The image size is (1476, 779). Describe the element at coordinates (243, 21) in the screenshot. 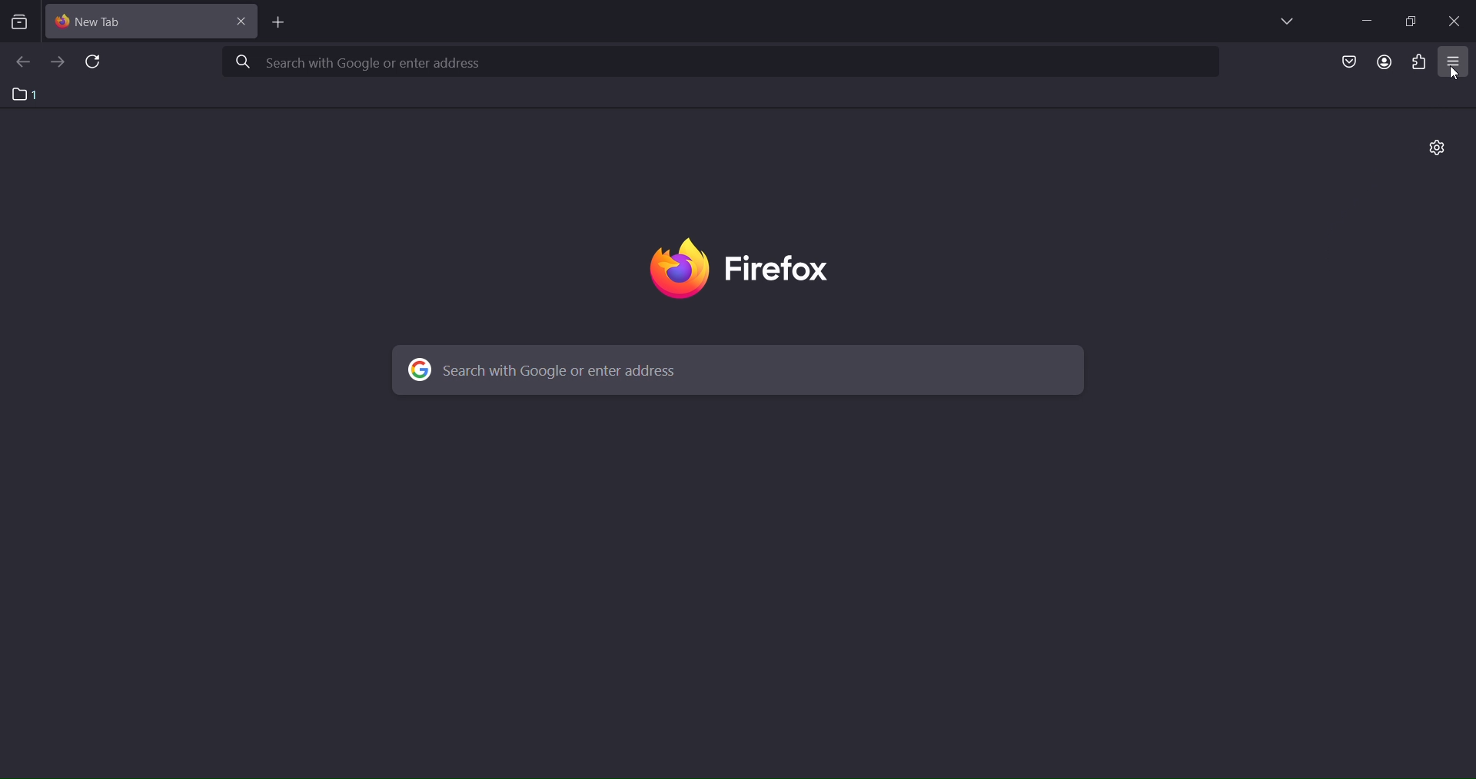

I see `close tab` at that location.